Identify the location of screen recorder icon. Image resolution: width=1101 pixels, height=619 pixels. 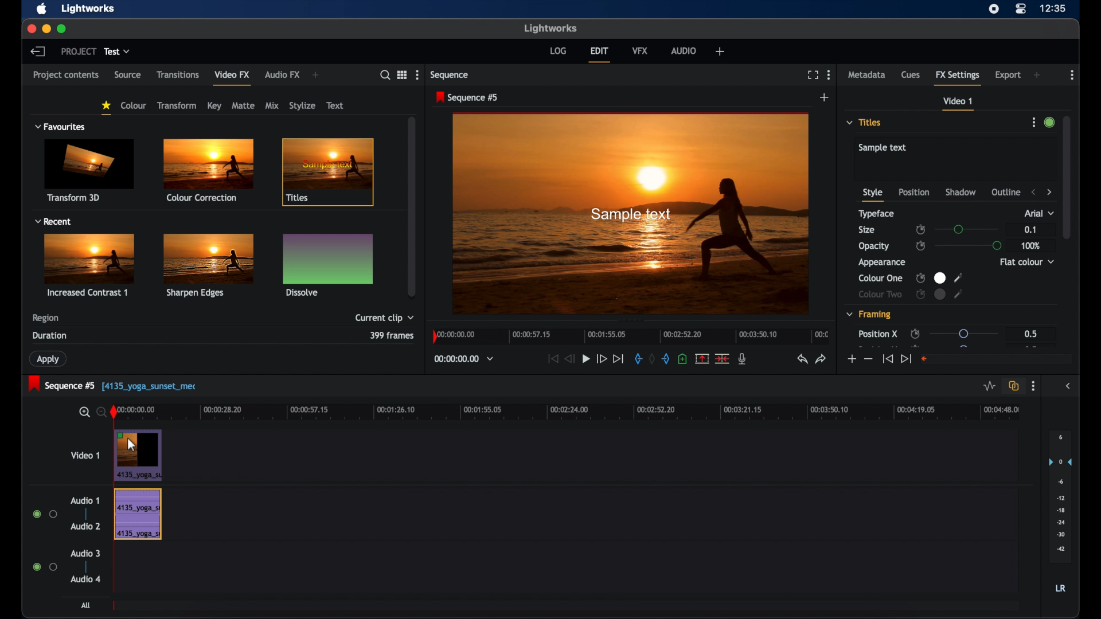
(994, 9).